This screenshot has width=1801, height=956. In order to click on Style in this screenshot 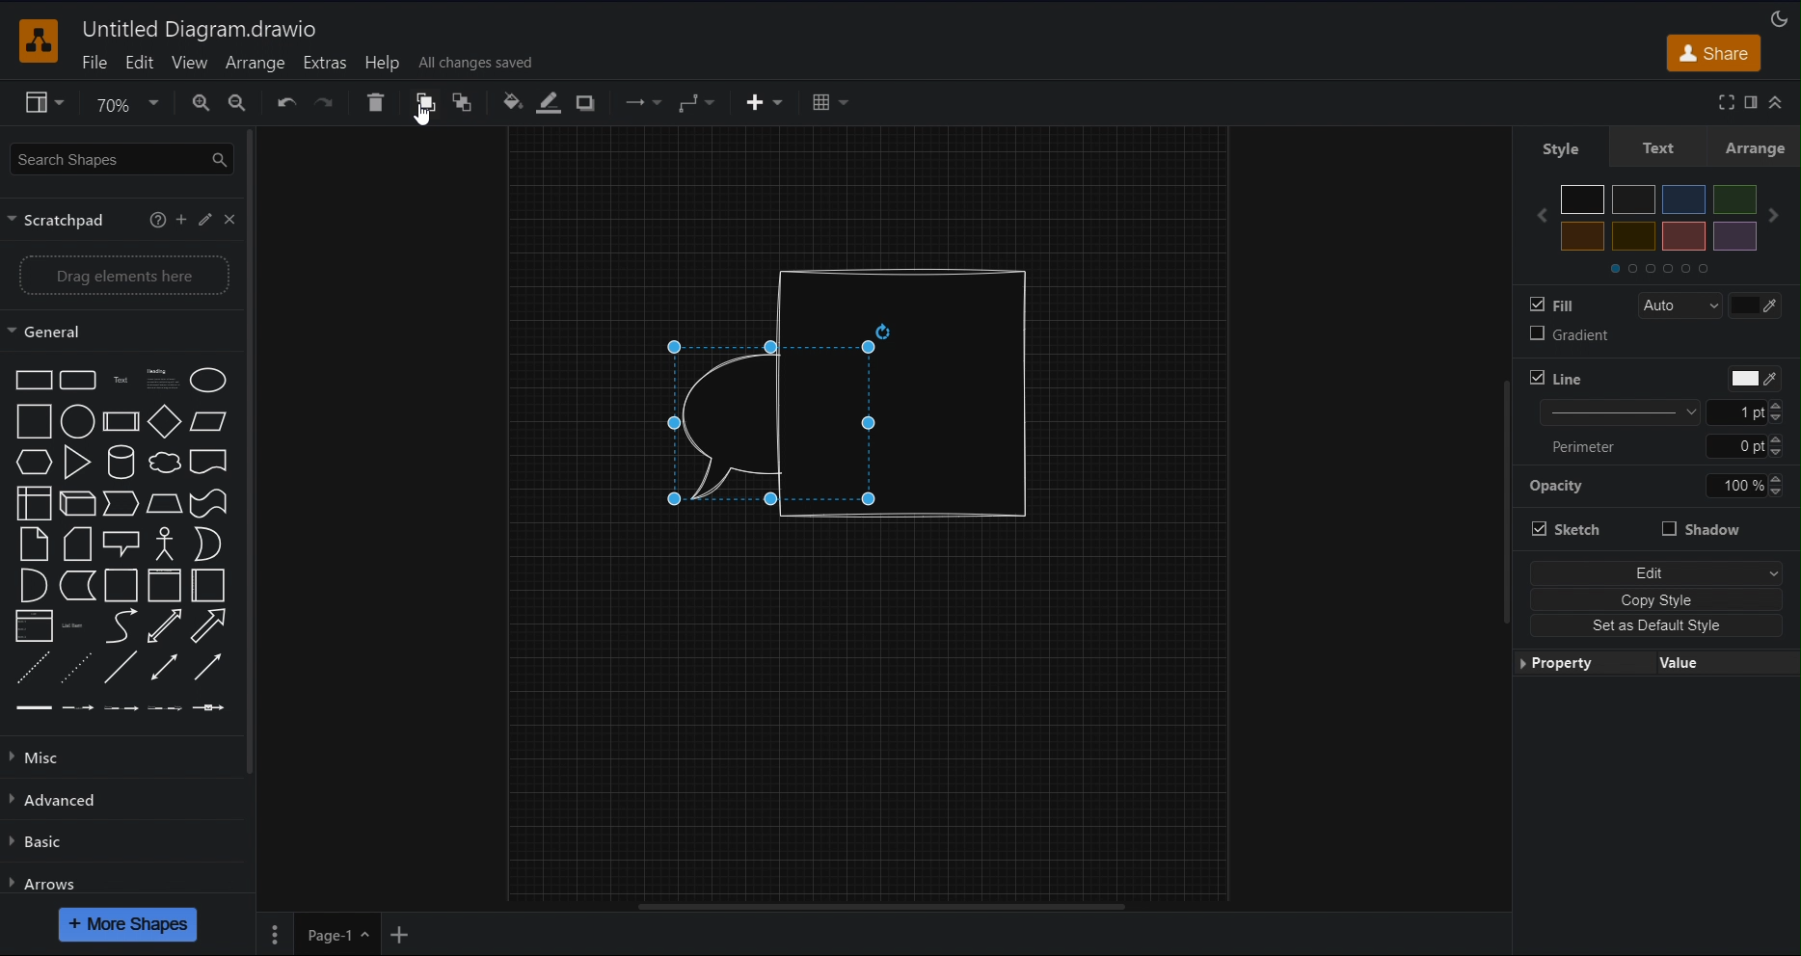, I will do `click(1562, 146)`.